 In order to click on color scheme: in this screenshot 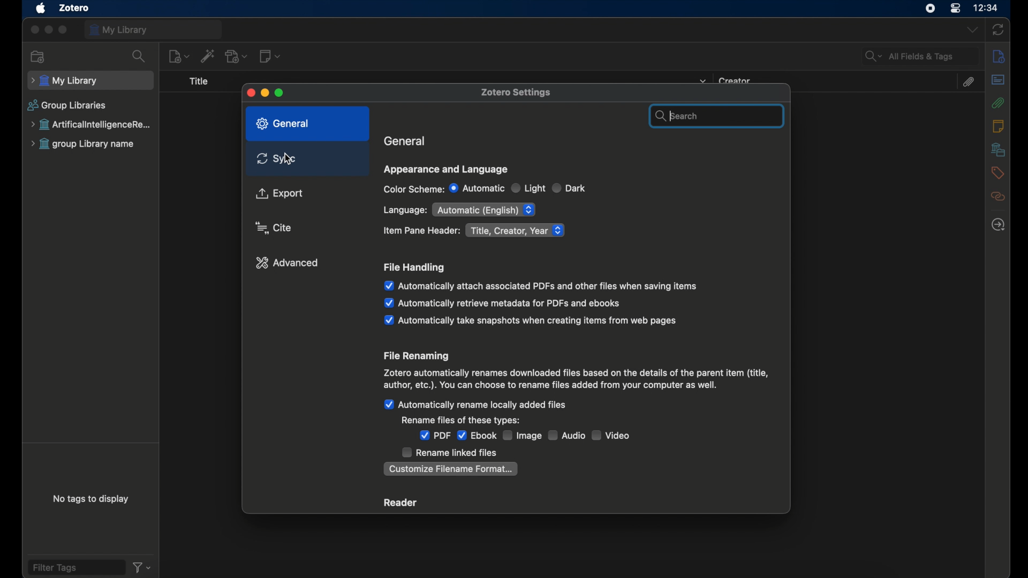, I will do `click(412, 189)`.